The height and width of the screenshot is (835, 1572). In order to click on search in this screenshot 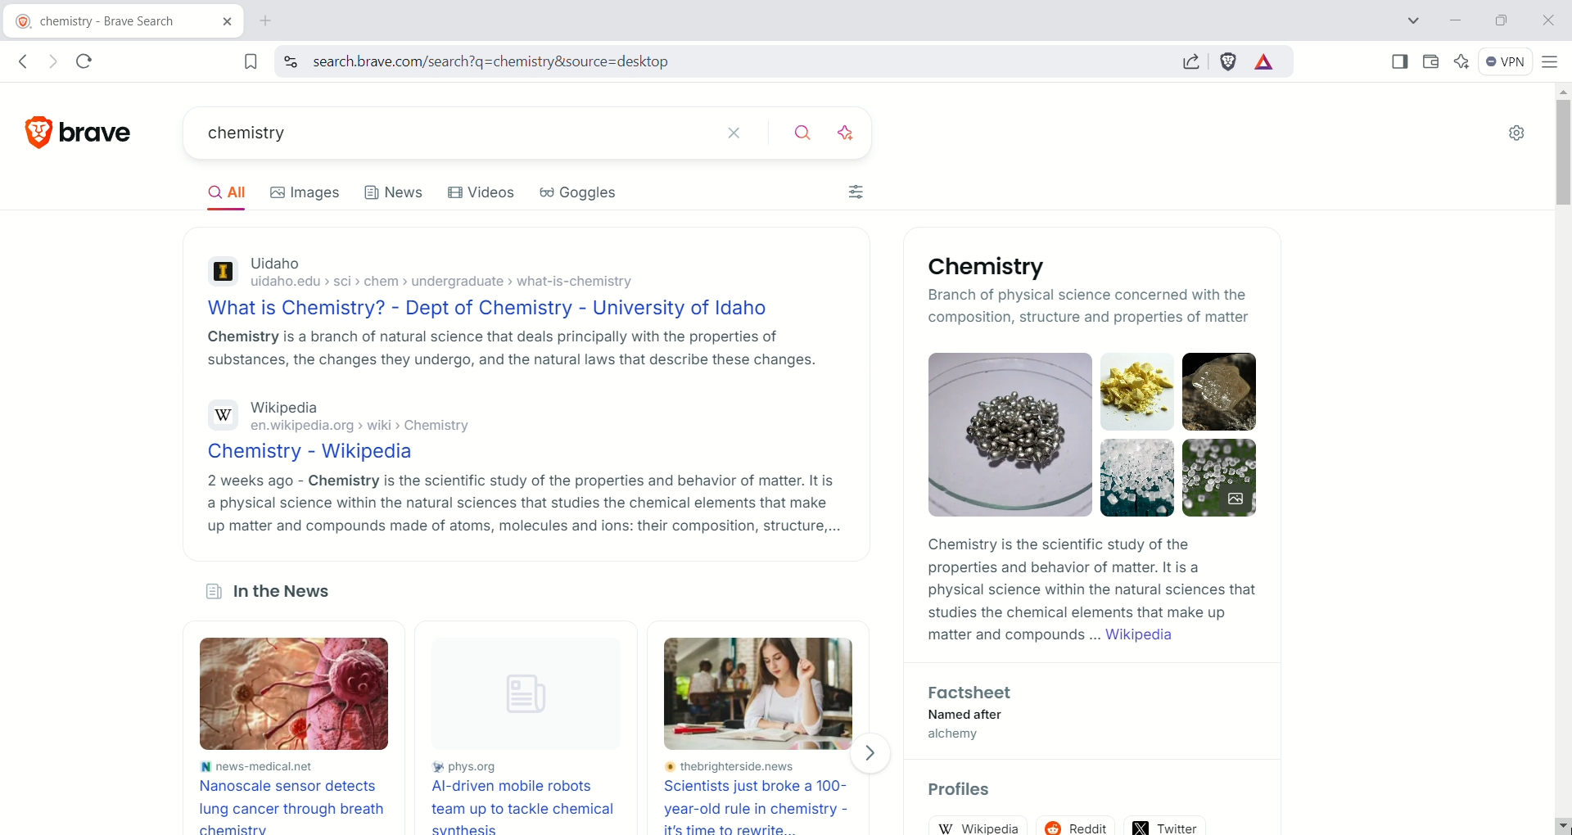, I will do `click(805, 130)`.